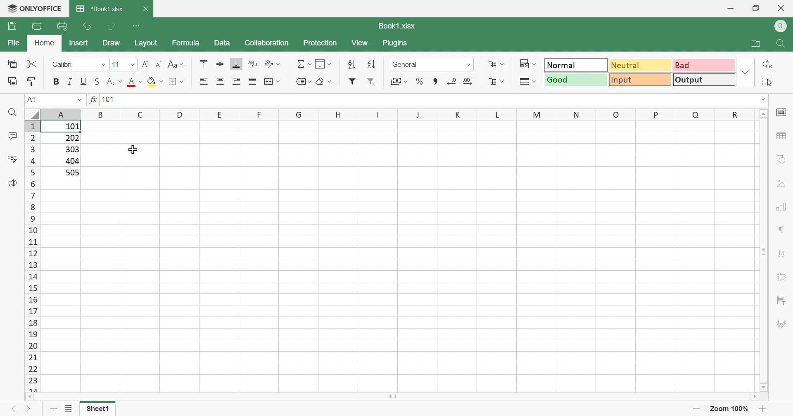 The height and width of the screenshot is (416, 793). Describe the element at coordinates (371, 65) in the screenshot. I see `Descending order` at that location.